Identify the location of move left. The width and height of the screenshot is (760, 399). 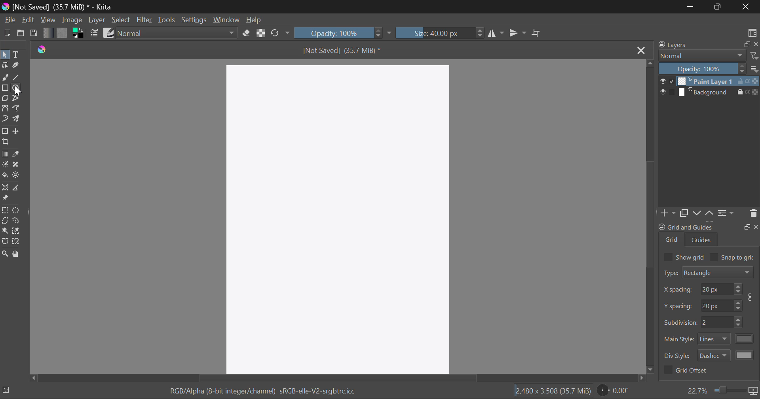
(32, 377).